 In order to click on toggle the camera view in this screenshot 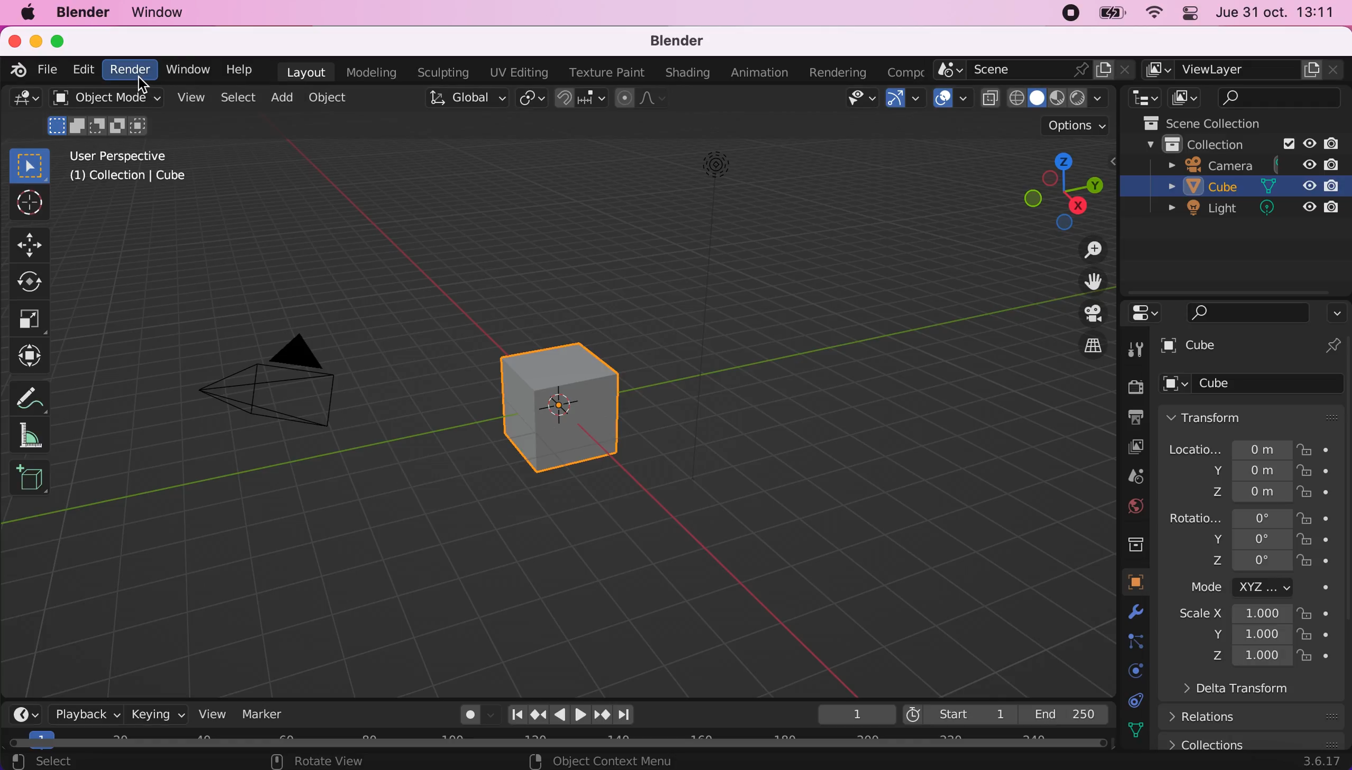, I will do `click(1083, 314)`.